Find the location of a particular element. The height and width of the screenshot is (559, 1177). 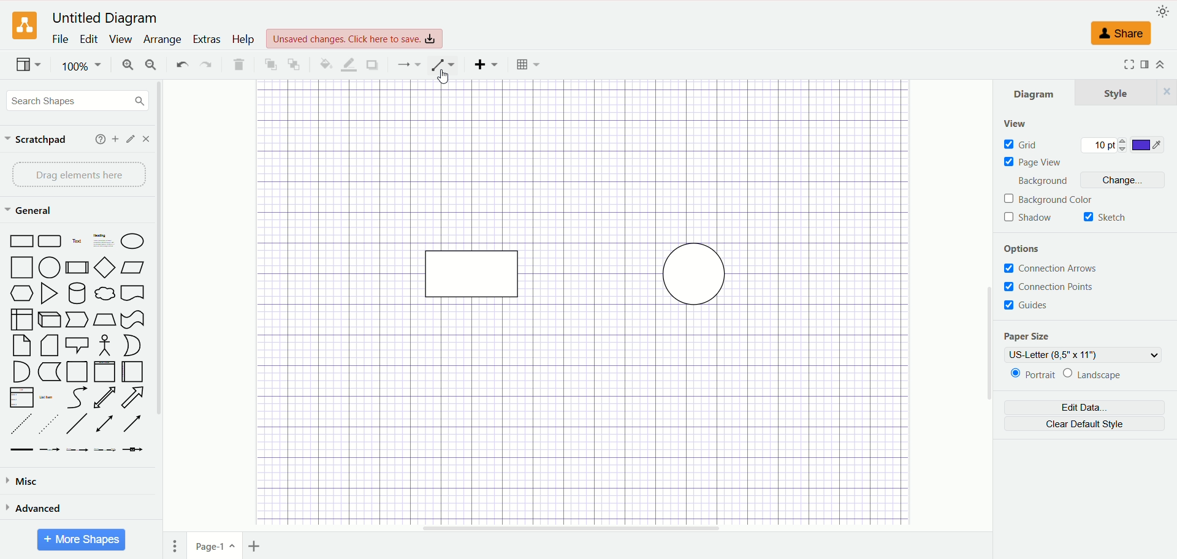

Hexagon is located at coordinates (22, 294).